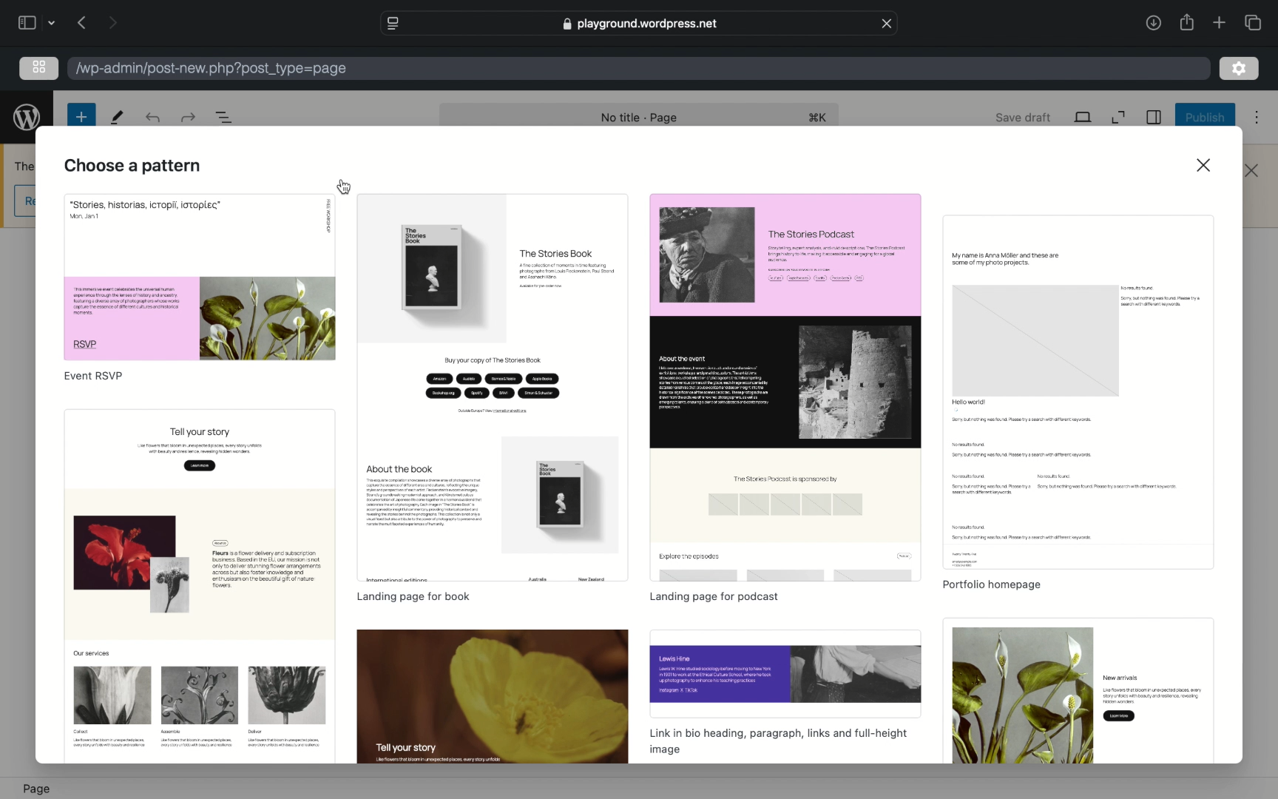 The image size is (1278, 799). Describe the element at coordinates (1218, 23) in the screenshot. I see `new tab` at that location.